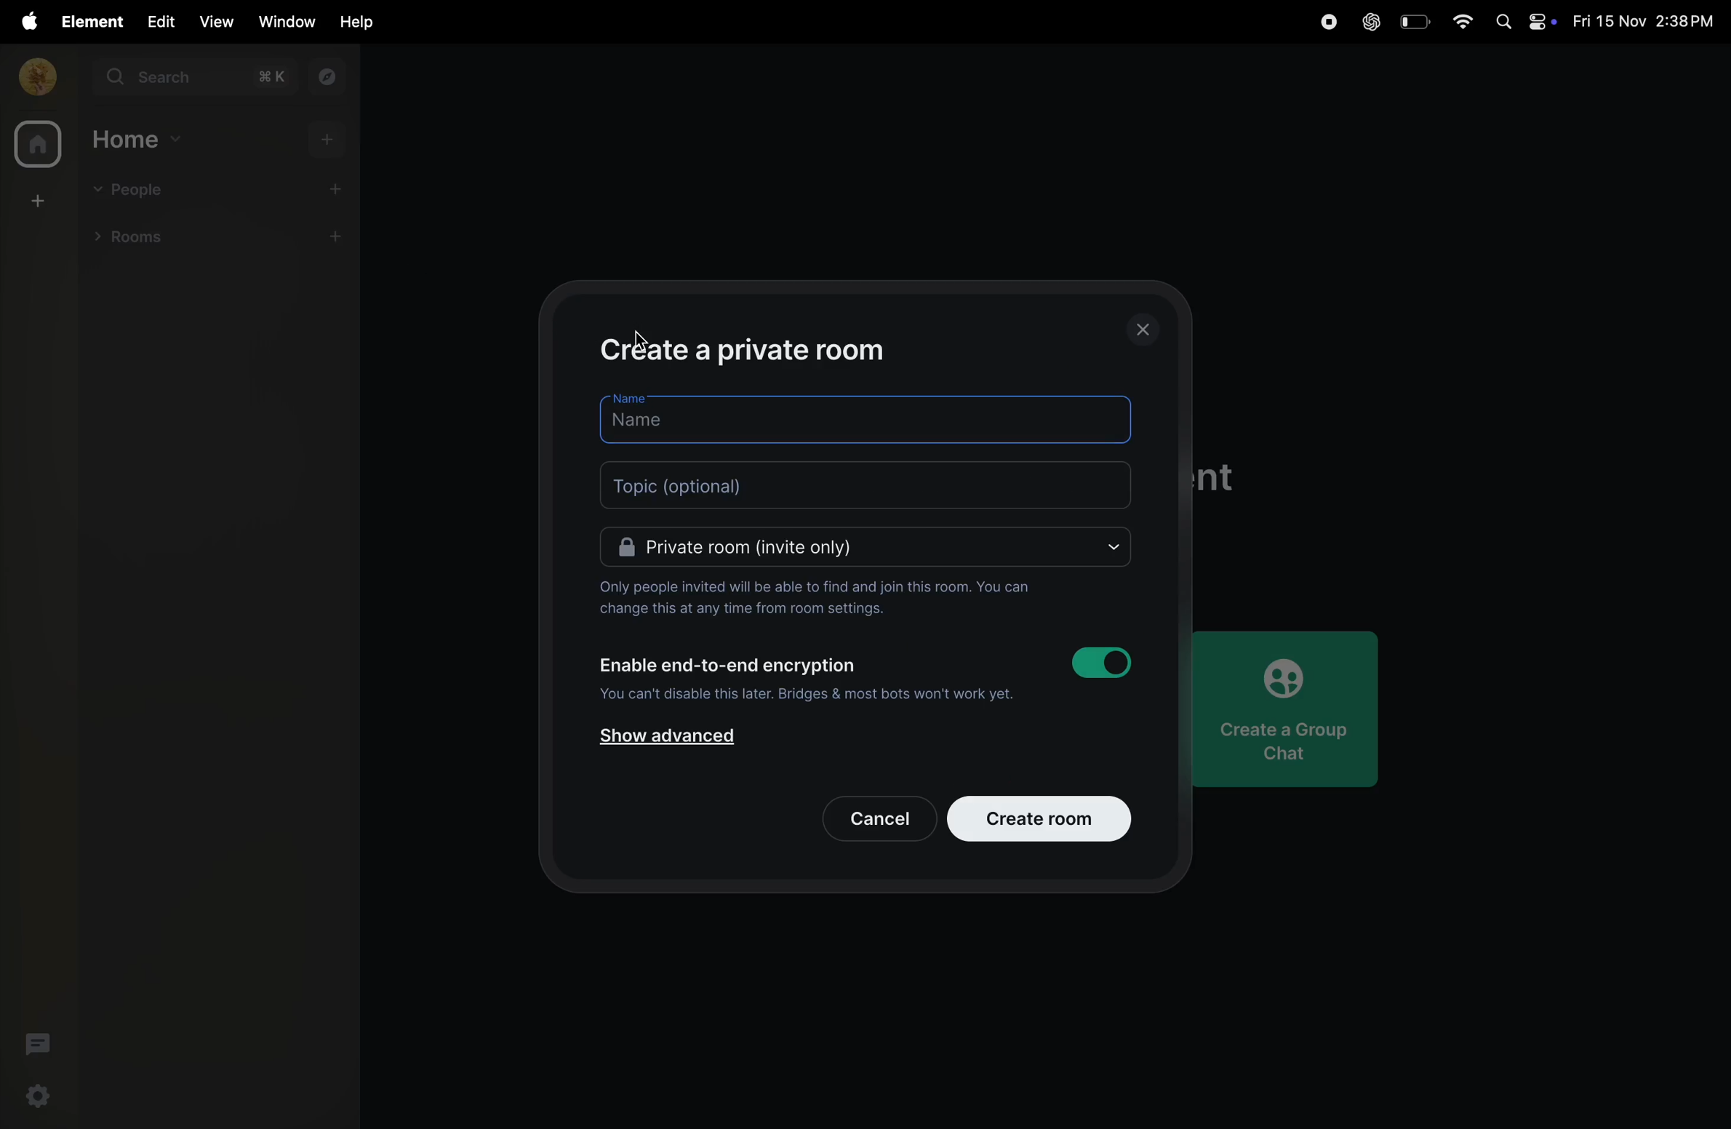  Describe the element at coordinates (1524, 20) in the screenshot. I see `apple widgets` at that location.